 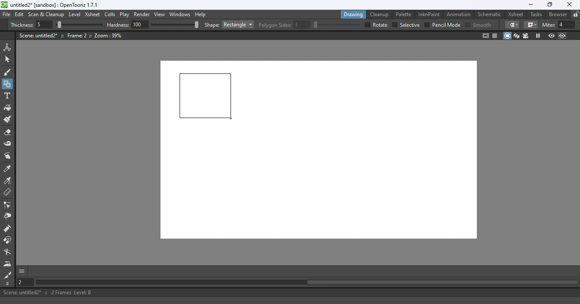 What do you see at coordinates (206, 96) in the screenshot?
I see `Rectangle drawn` at bounding box center [206, 96].